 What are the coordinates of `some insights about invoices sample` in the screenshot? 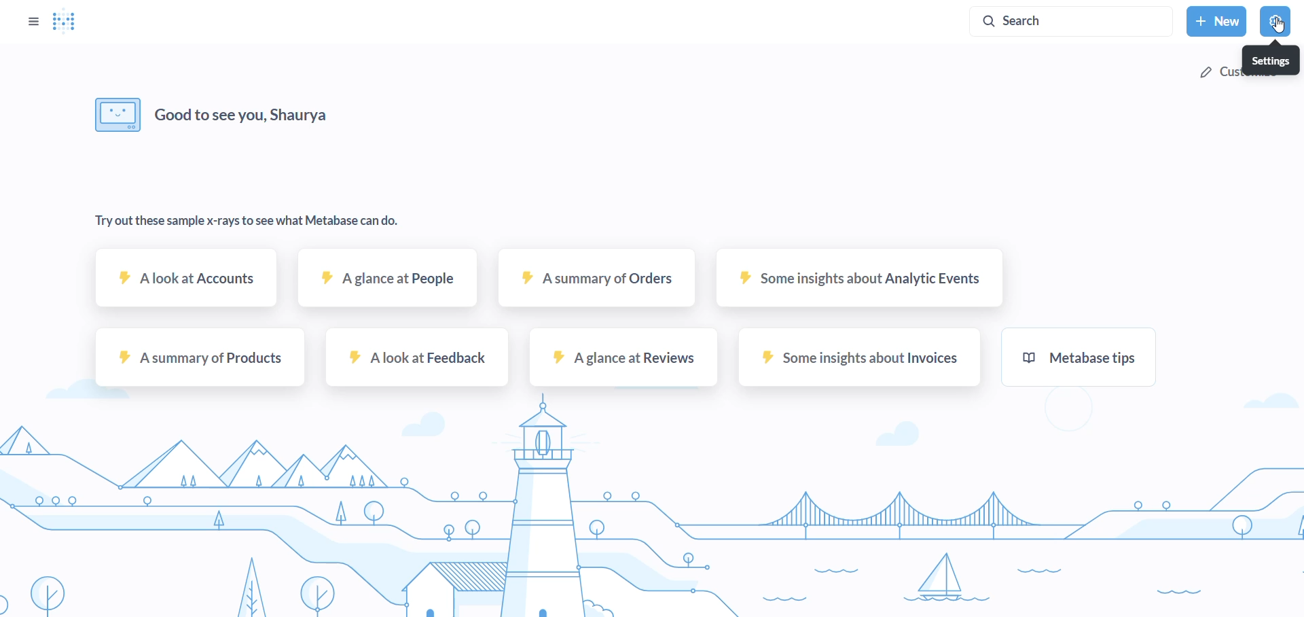 It's located at (859, 362).